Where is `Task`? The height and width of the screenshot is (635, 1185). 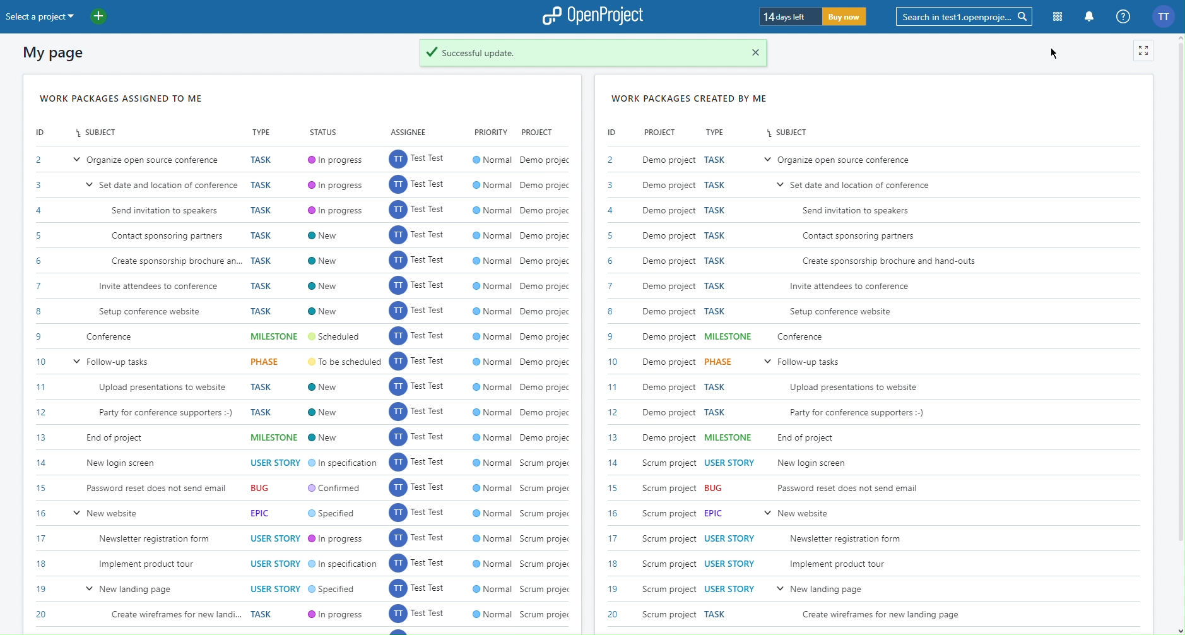
Task is located at coordinates (717, 613).